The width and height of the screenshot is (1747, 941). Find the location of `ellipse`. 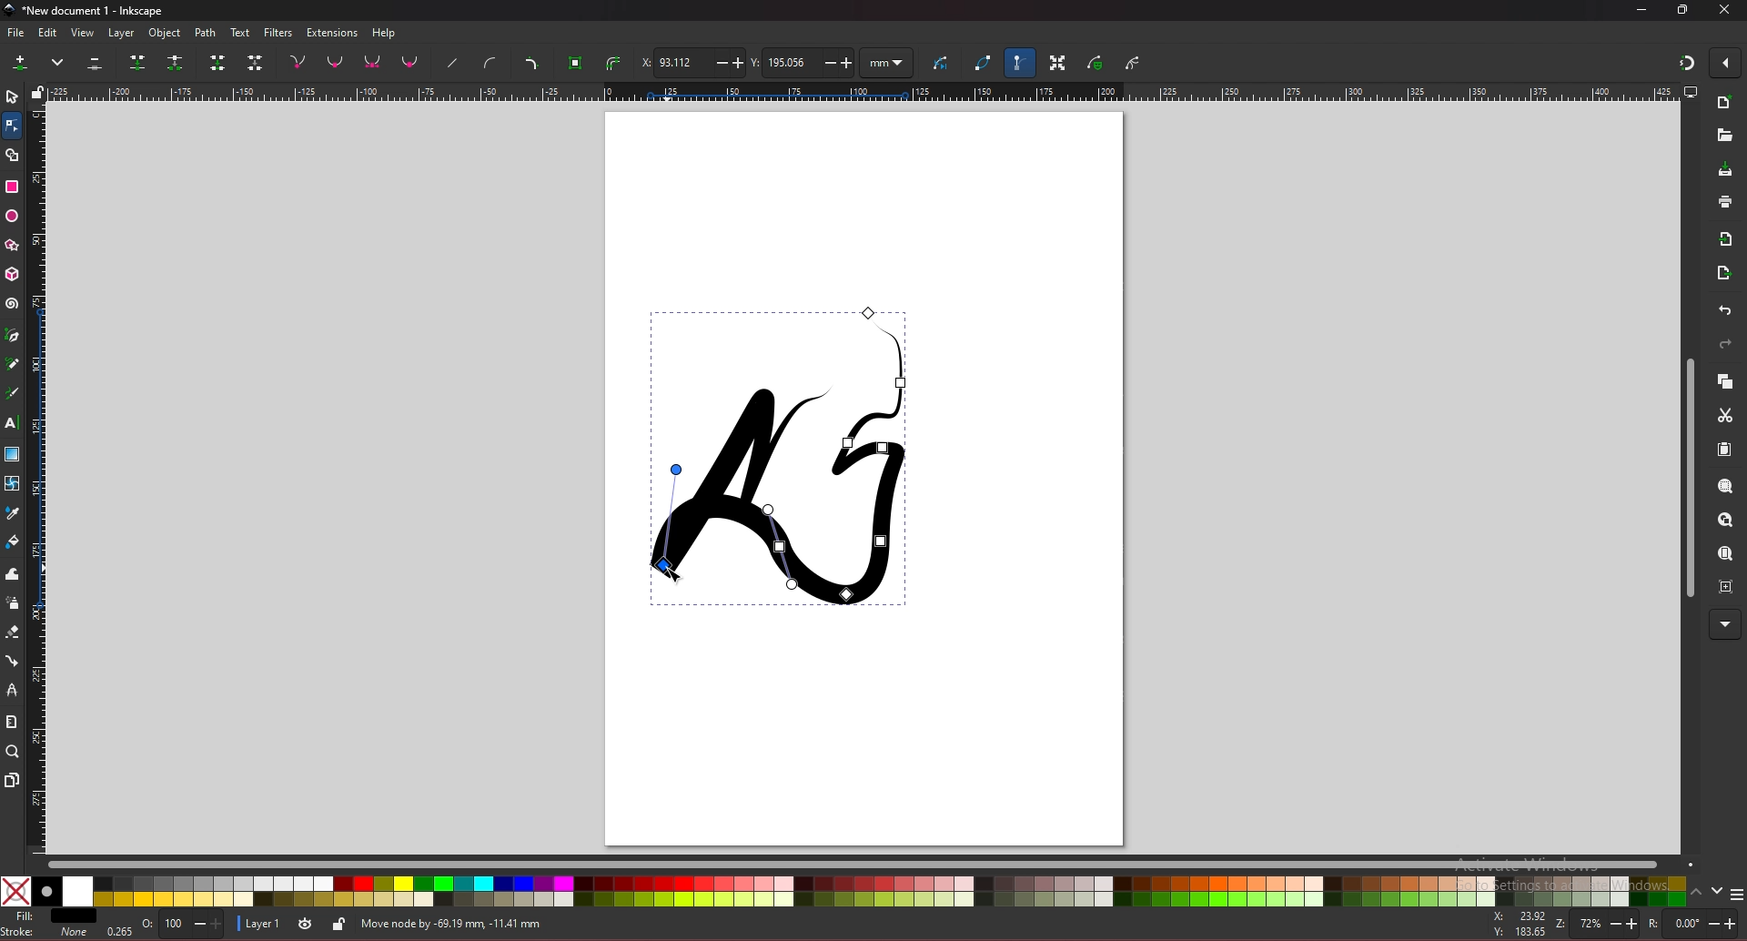

ellipse is located at coordinates (12, 216).